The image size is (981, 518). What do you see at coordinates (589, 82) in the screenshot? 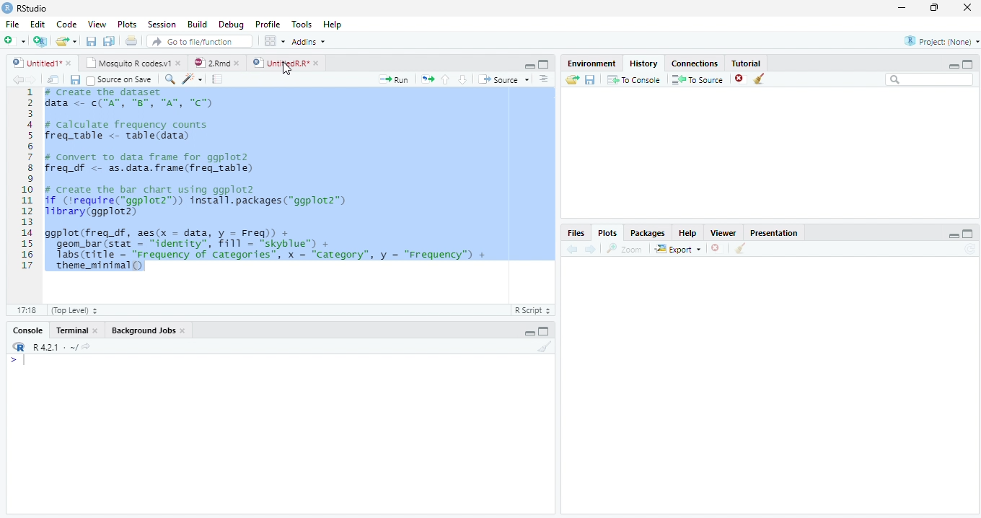
I see `Save` at bounding box center [589, 82].